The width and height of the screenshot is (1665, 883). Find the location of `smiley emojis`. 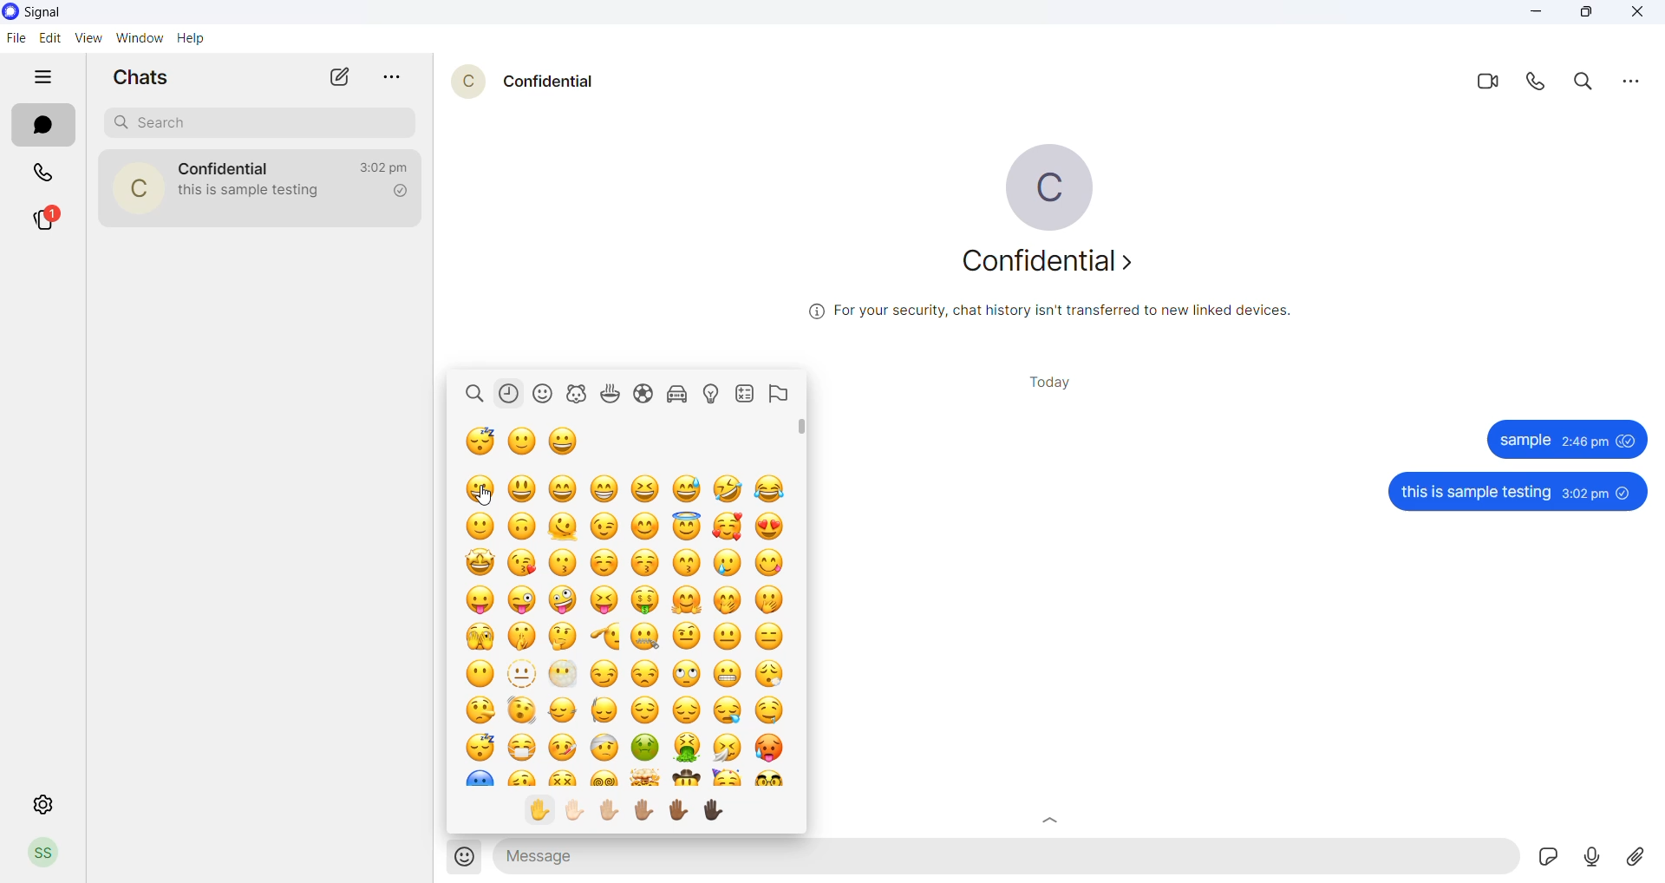

smiley emojis is located at coordinates (548, 395).